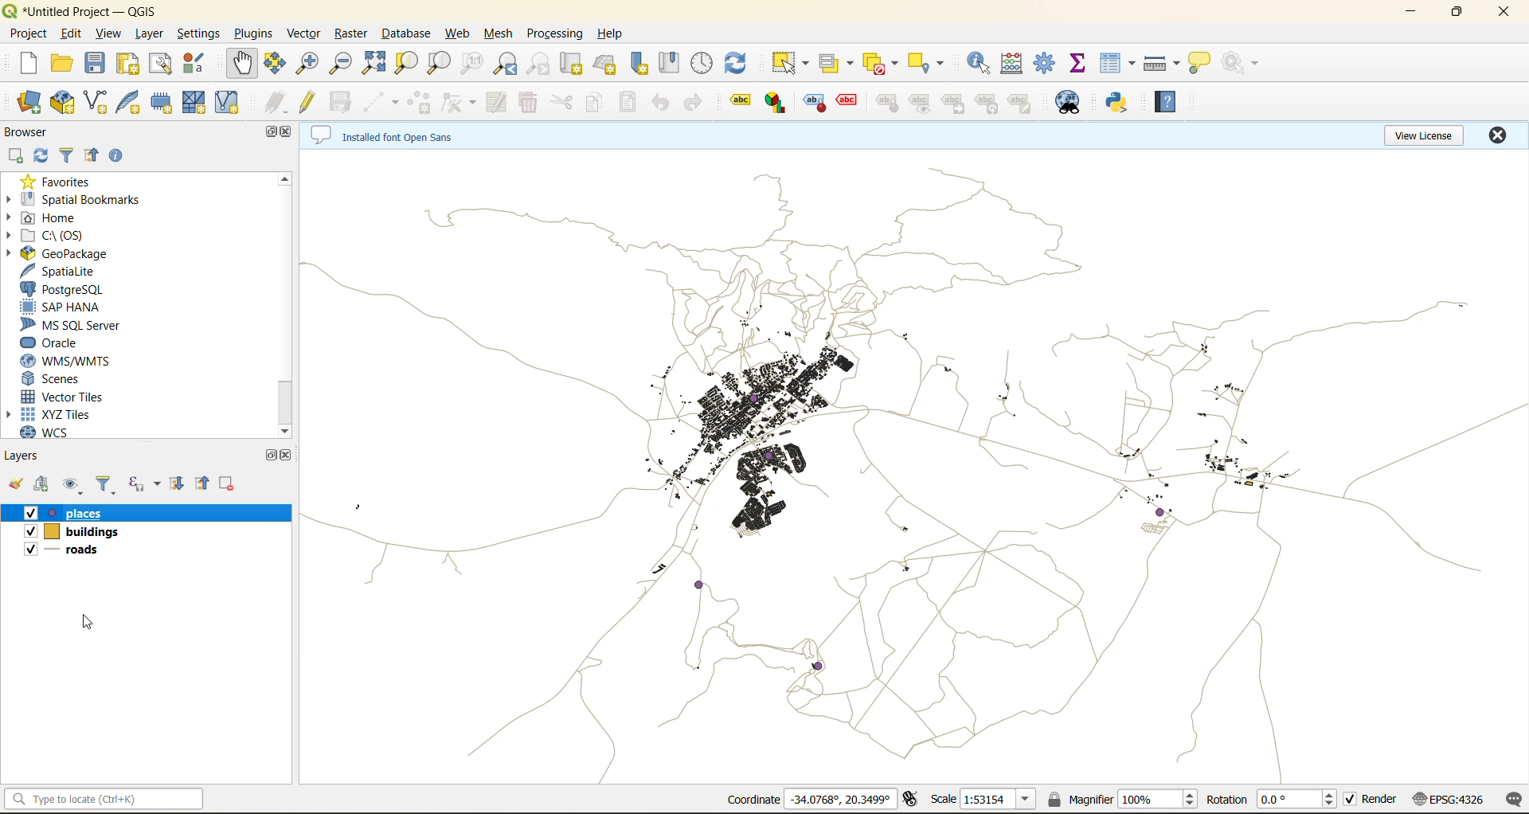 The height and width of the screenshot is (814, 1529). Describe the element at coordinates (166, 103) in the screenshot. I see `temporary scratch layer` at that location.